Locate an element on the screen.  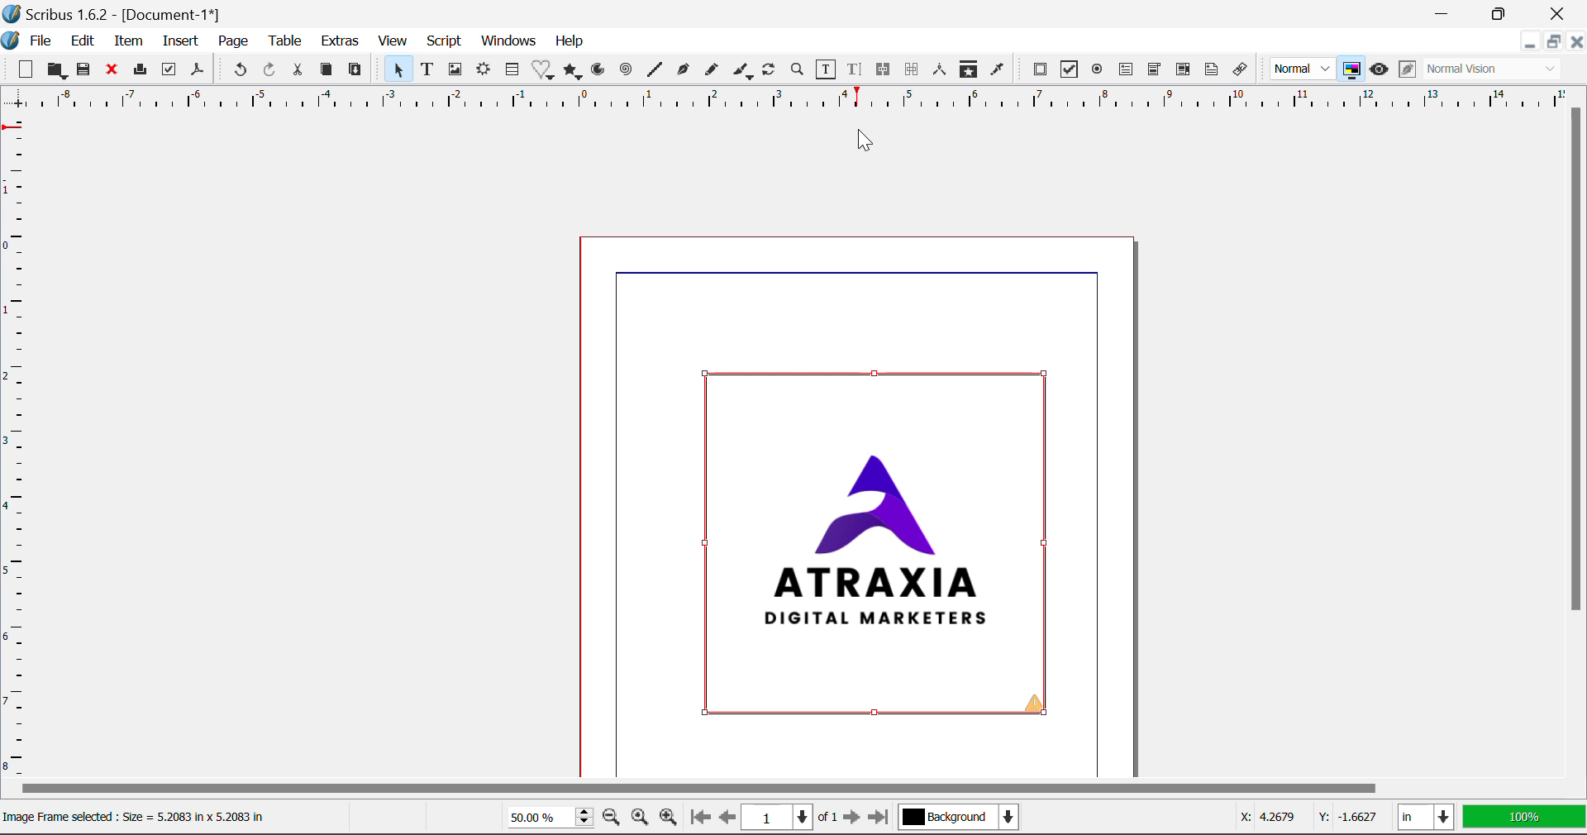
Close is located at coordinates (111, 70).